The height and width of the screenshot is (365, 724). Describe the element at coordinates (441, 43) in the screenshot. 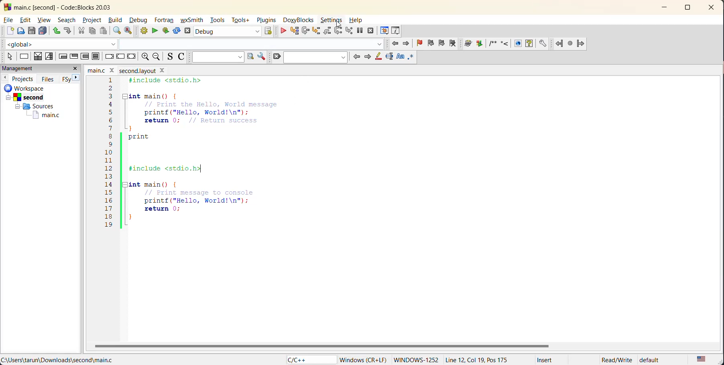

I see `next bookmark` at that location.